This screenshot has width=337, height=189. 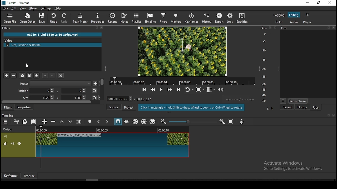 What do you see at coordinates (45, 76) in the screenshot?
I see `move filter up` at bounding box center [45, 76].